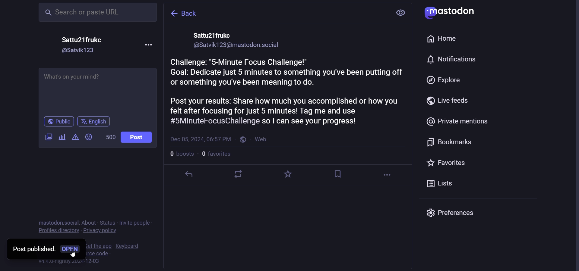 The height and width of the screenshot is (271, 579). Describe the element at coordinates (90, 222) in the screenshot. I see `about` at that location.